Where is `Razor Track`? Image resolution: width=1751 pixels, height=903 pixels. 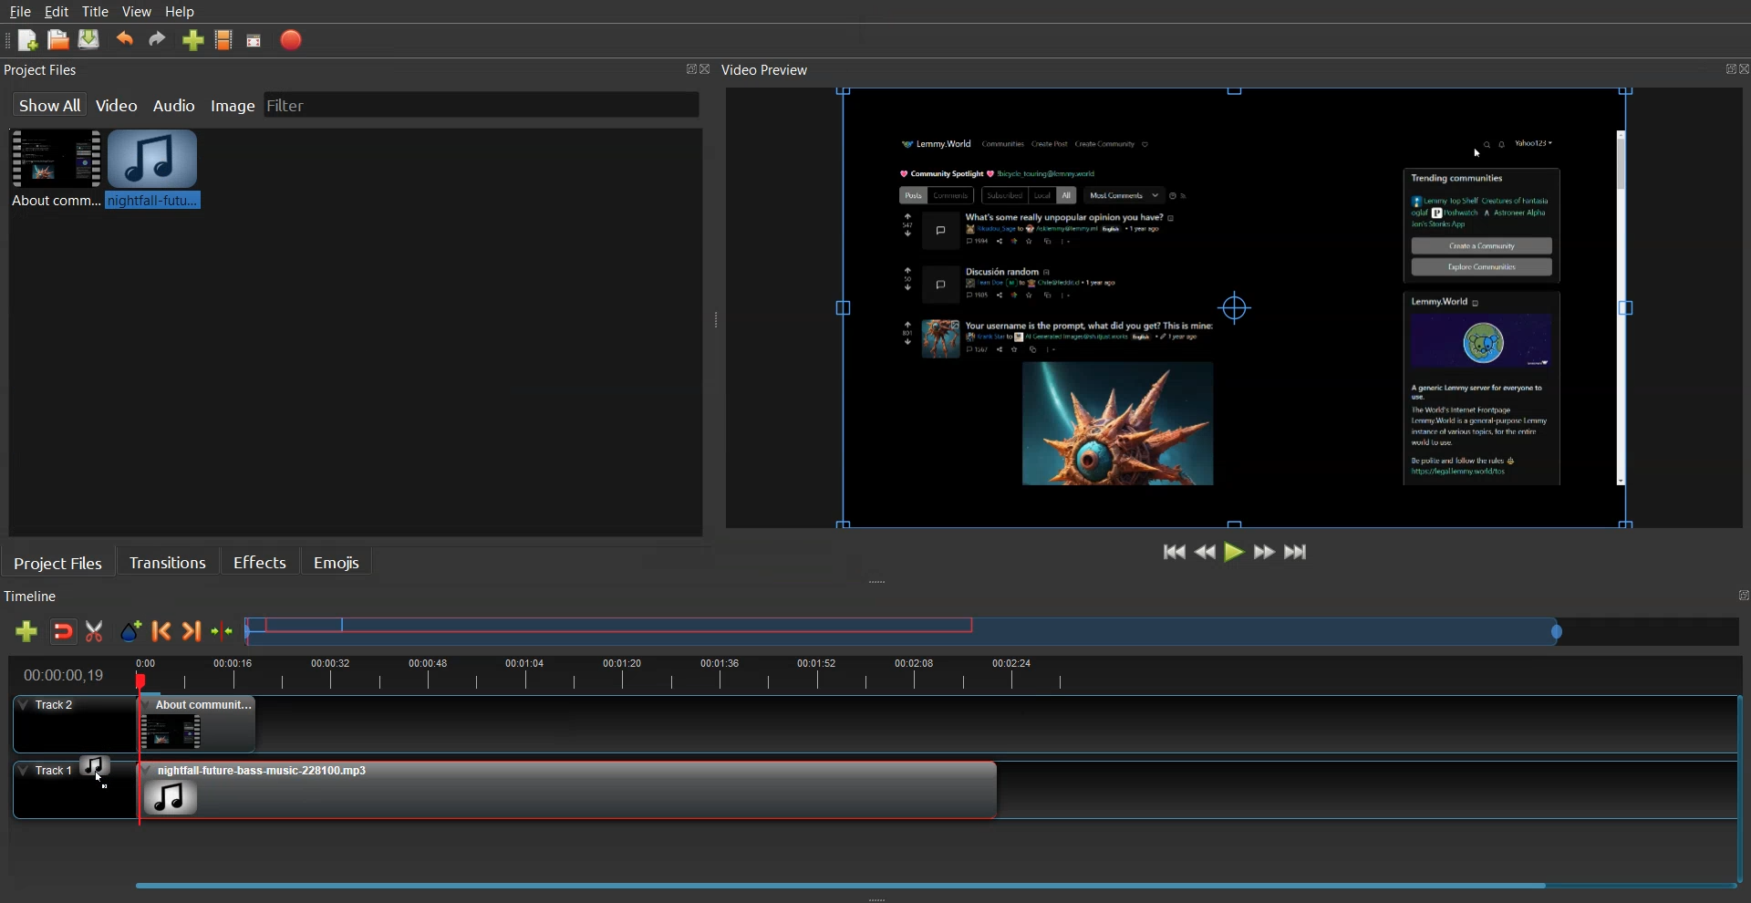
Razor Track is located at coordinates (96, 631).